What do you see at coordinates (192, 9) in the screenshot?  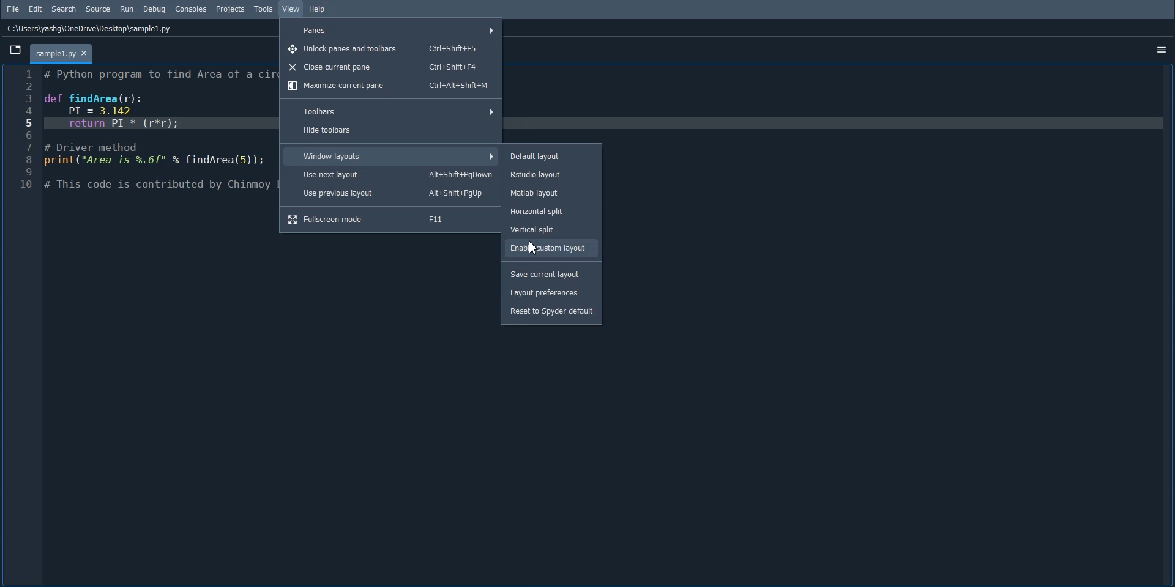 I see `Consoles` at bounding box center [192, 9].